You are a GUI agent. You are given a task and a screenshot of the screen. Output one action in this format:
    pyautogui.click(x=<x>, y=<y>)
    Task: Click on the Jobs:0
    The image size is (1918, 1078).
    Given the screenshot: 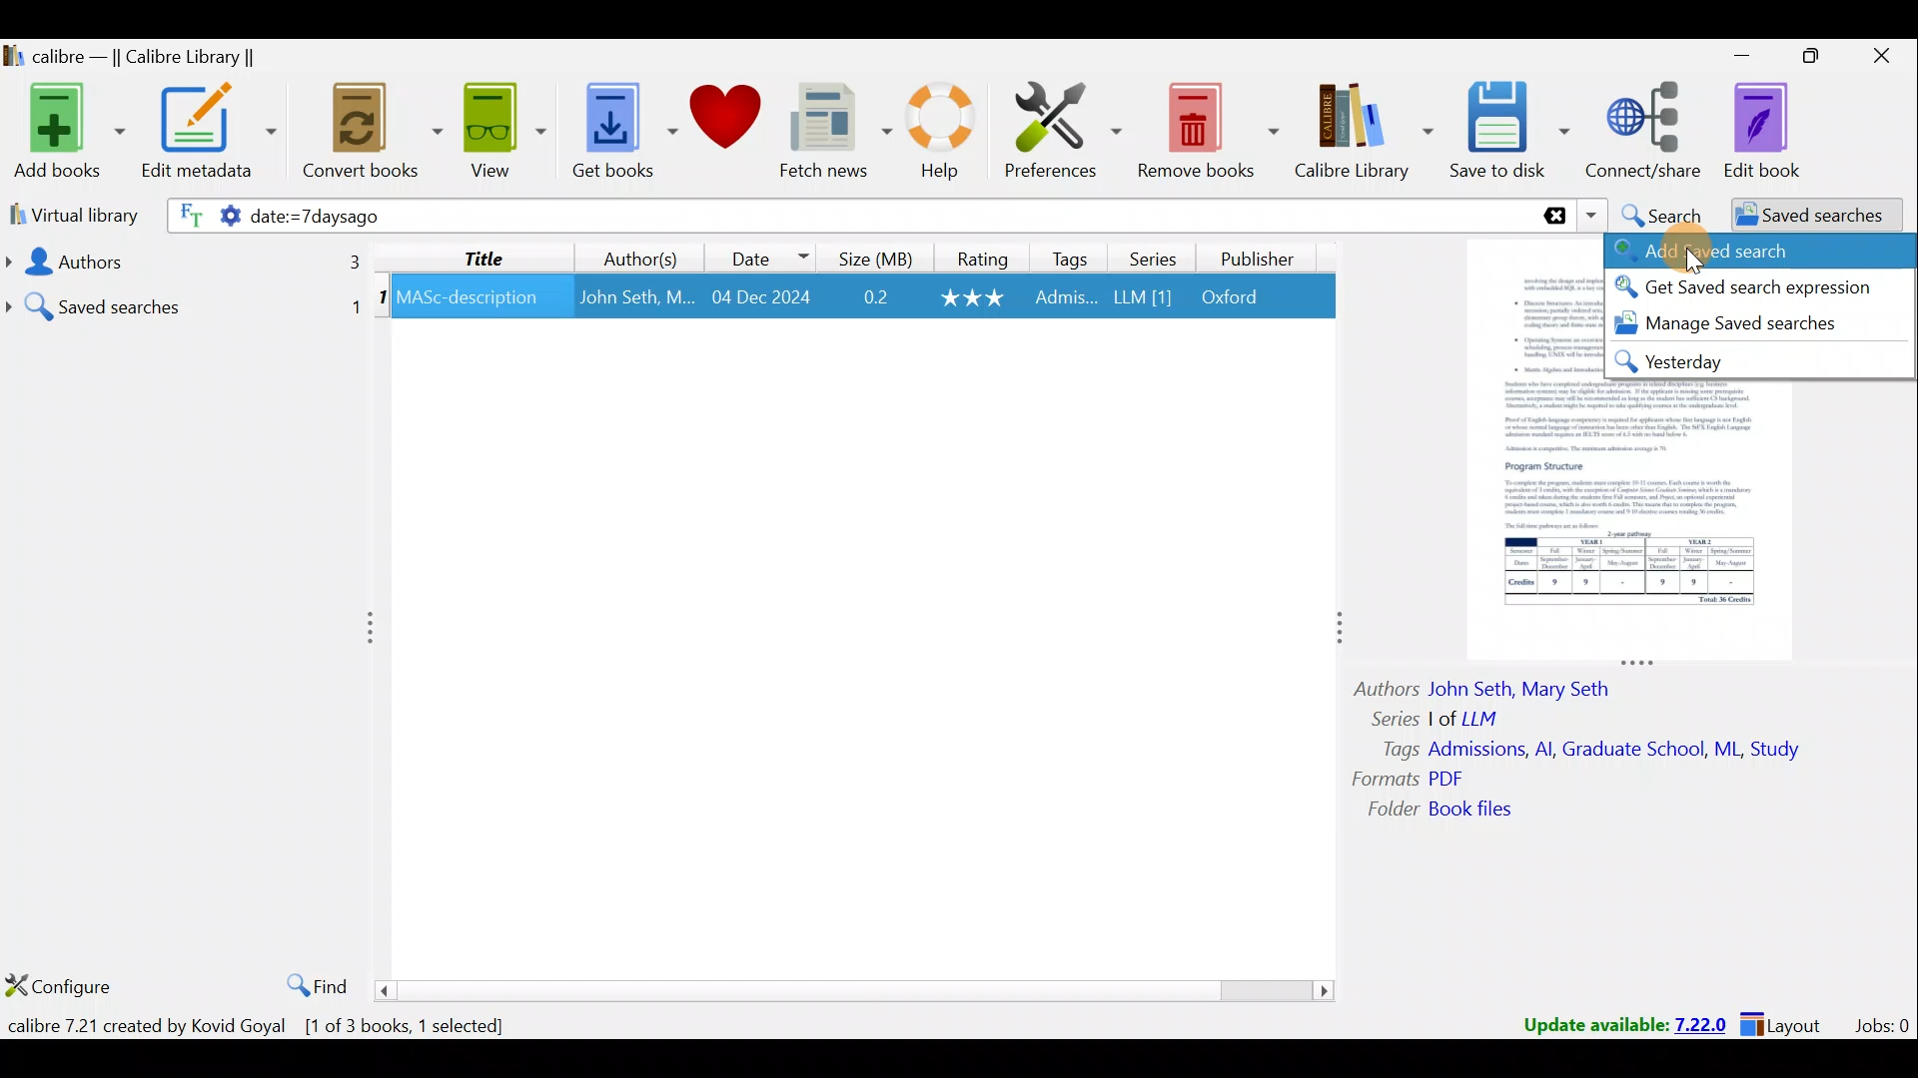 What is the action you would take?
    pyautogui.click(x=1881, y=1024)
    